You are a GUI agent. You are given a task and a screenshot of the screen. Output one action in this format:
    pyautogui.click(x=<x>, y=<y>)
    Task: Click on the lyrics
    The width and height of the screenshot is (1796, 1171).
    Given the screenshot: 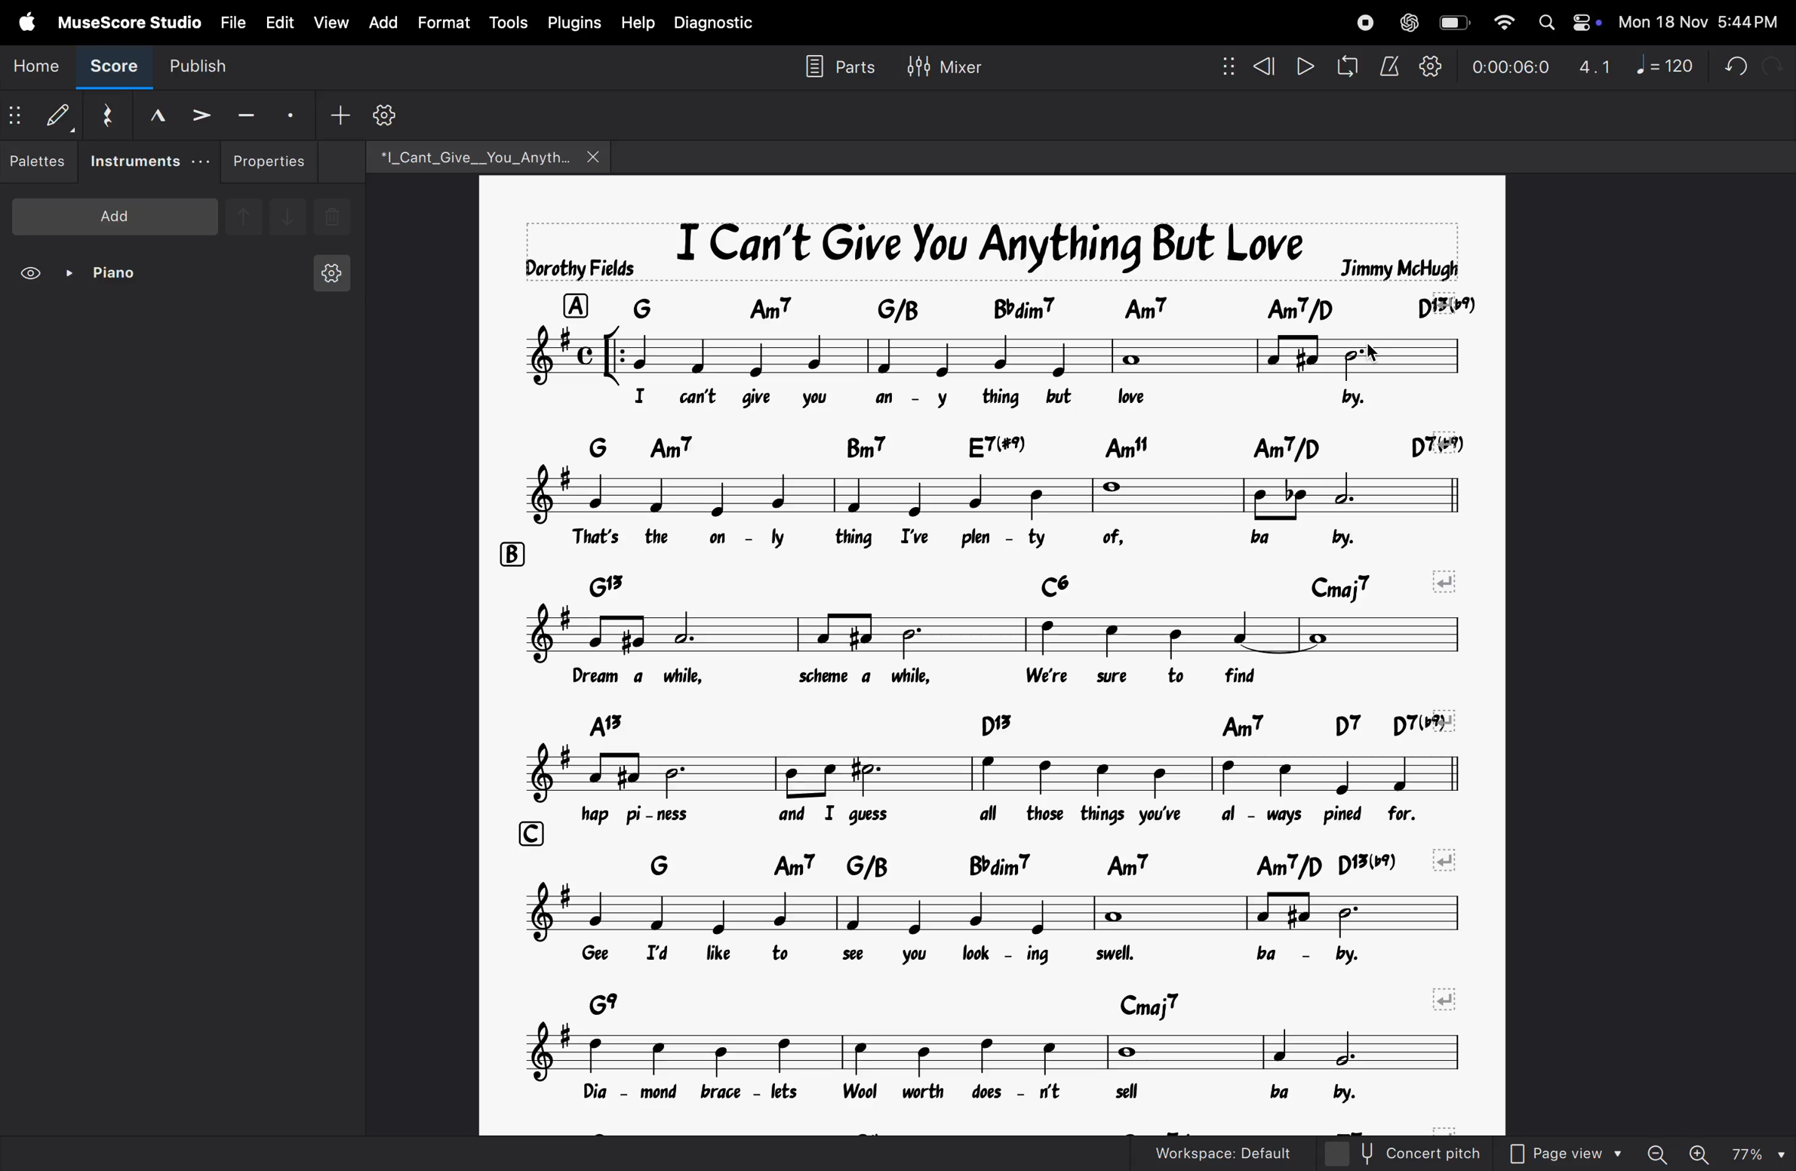 What is the action you would take?
    pyautogui.click(x=1010, y=956)
    